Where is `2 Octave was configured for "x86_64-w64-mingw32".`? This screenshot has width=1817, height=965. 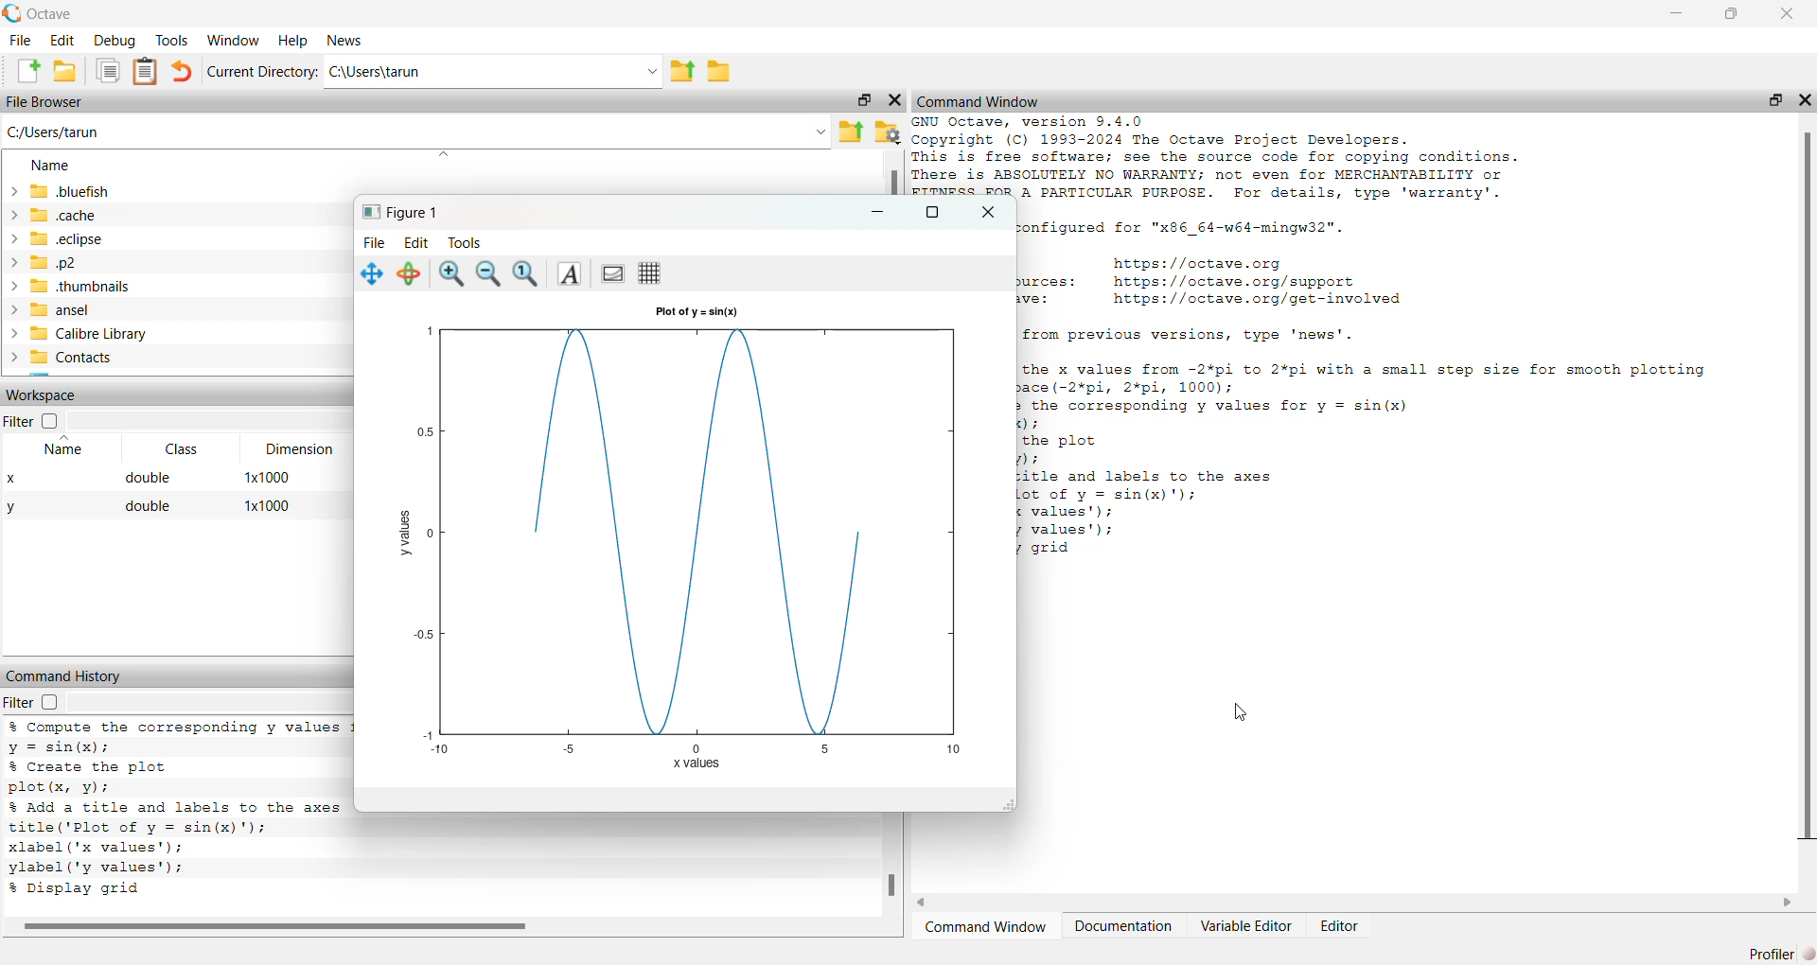 2 Octave was configured for "x86_64-w64-mingw32". is located at coordinates (1217, 228).